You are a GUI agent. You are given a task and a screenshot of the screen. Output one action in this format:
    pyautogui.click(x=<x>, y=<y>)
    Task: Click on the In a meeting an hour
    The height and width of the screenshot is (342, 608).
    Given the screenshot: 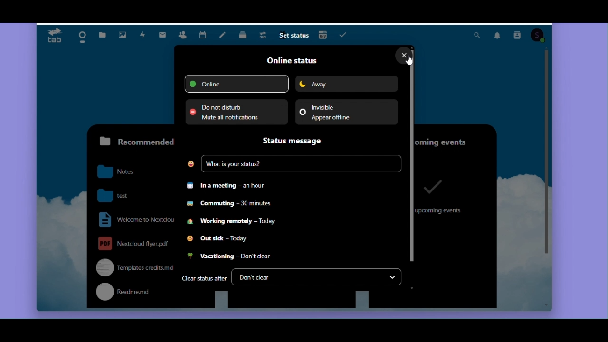 What is the action you would take?
    pyautogui.click(x=228, y=186)
    